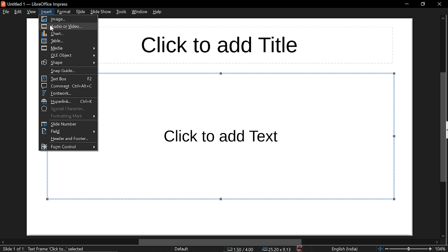 The height and width of the screenshot is (252, 448). Describe the element at coordinates (140, 12) in the screenshot. I see `window` at that location.